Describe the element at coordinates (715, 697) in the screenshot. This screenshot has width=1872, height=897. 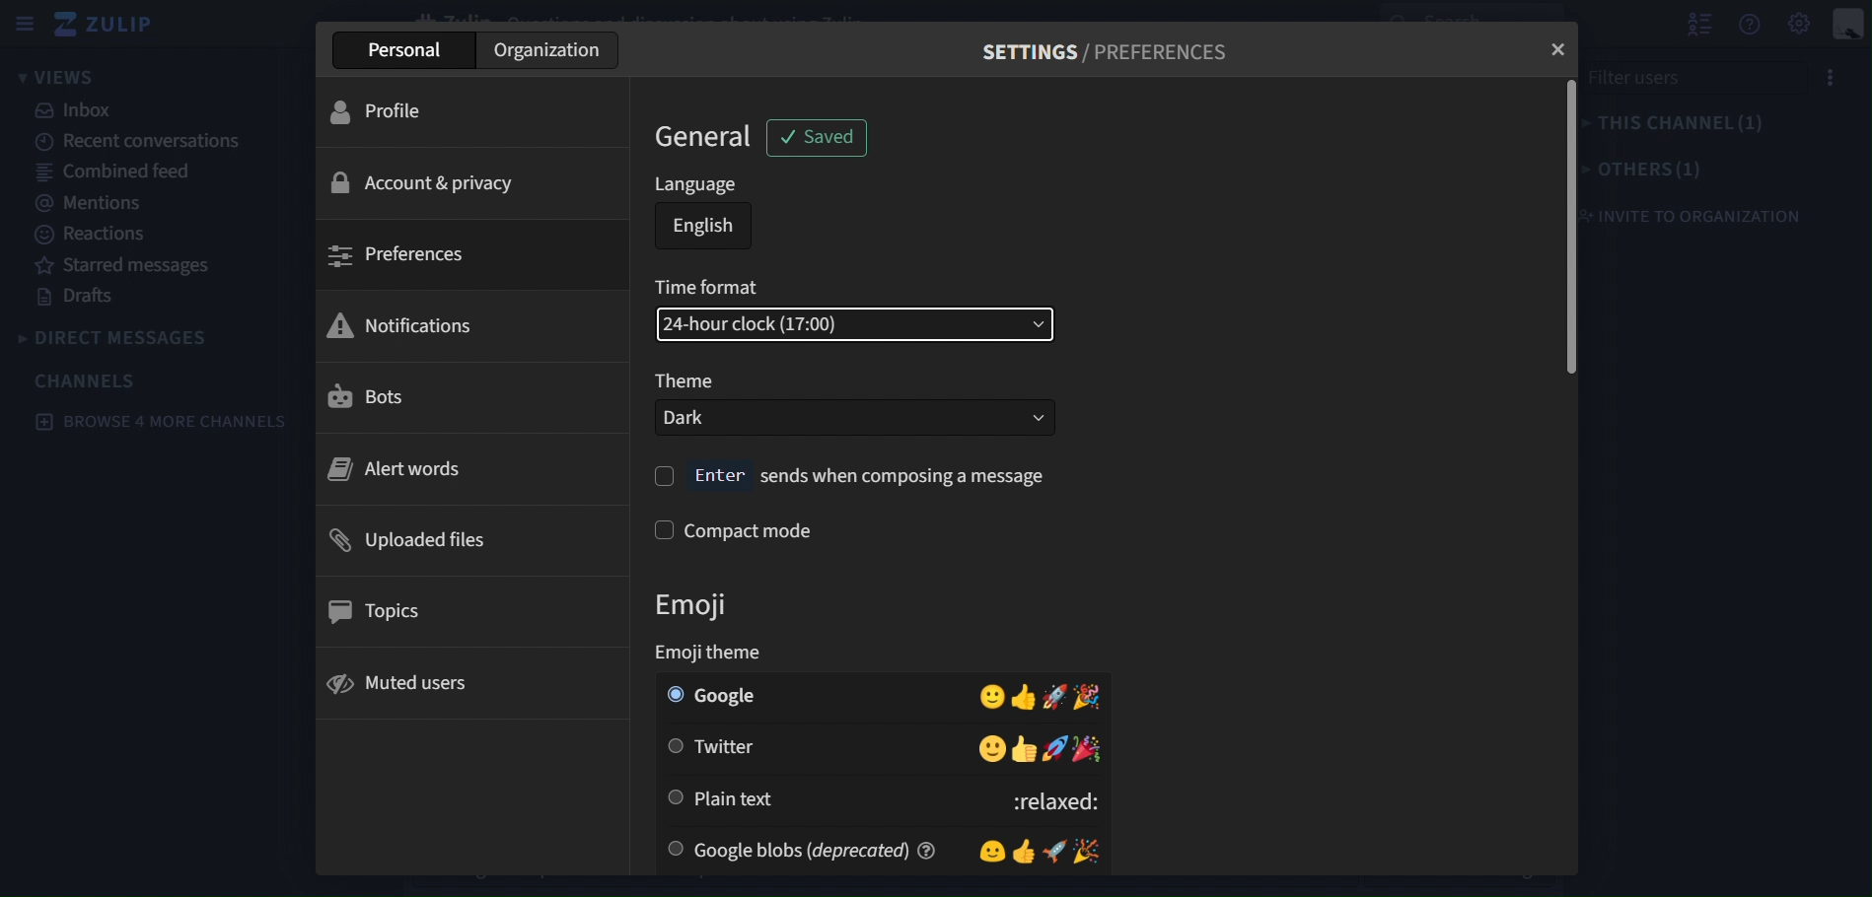
I see `google` at that location.